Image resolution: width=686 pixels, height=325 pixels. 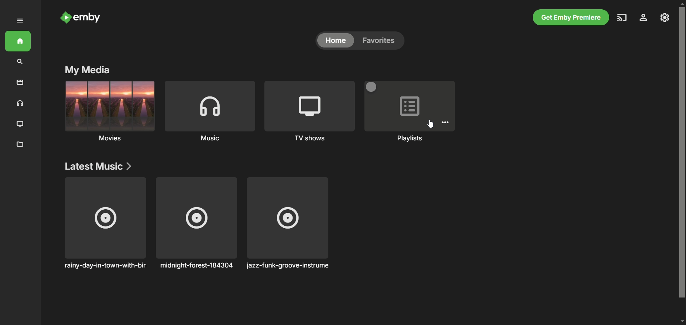 What do you see at coordinates (310, 111) in the screenshot?
I see `TV shows` at bounding box center [310, 111].